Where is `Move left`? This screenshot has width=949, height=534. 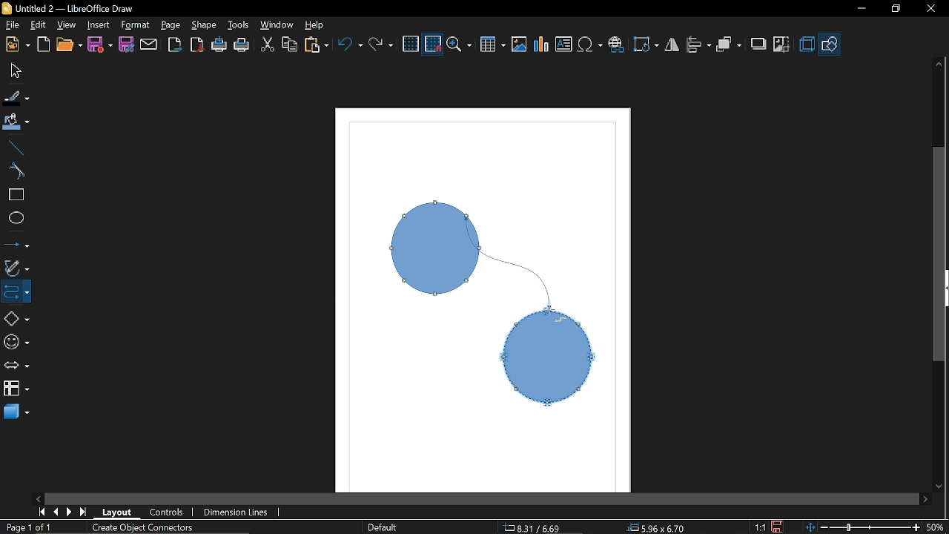
Move left is located at coordinates (38, 498).